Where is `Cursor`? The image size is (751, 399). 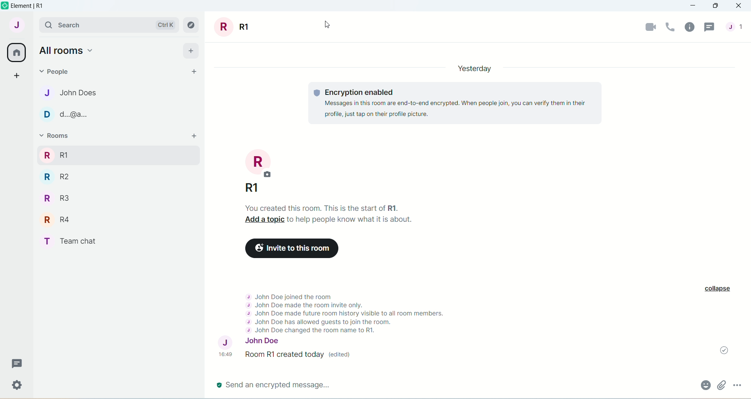 Cursor is located at coordinates (325, 24).